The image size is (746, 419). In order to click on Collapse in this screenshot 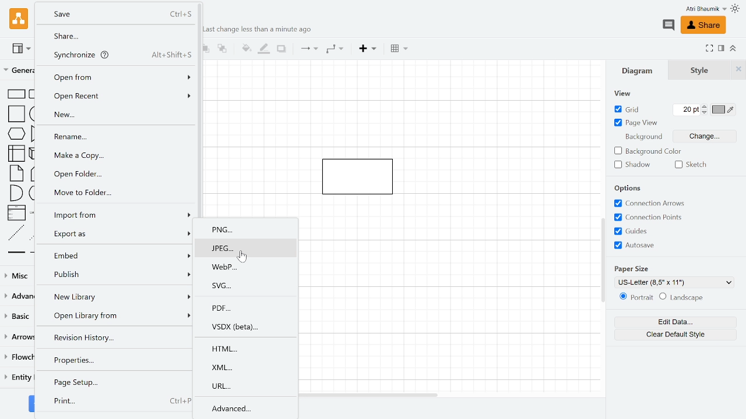, I will do `click(733, 49)`.